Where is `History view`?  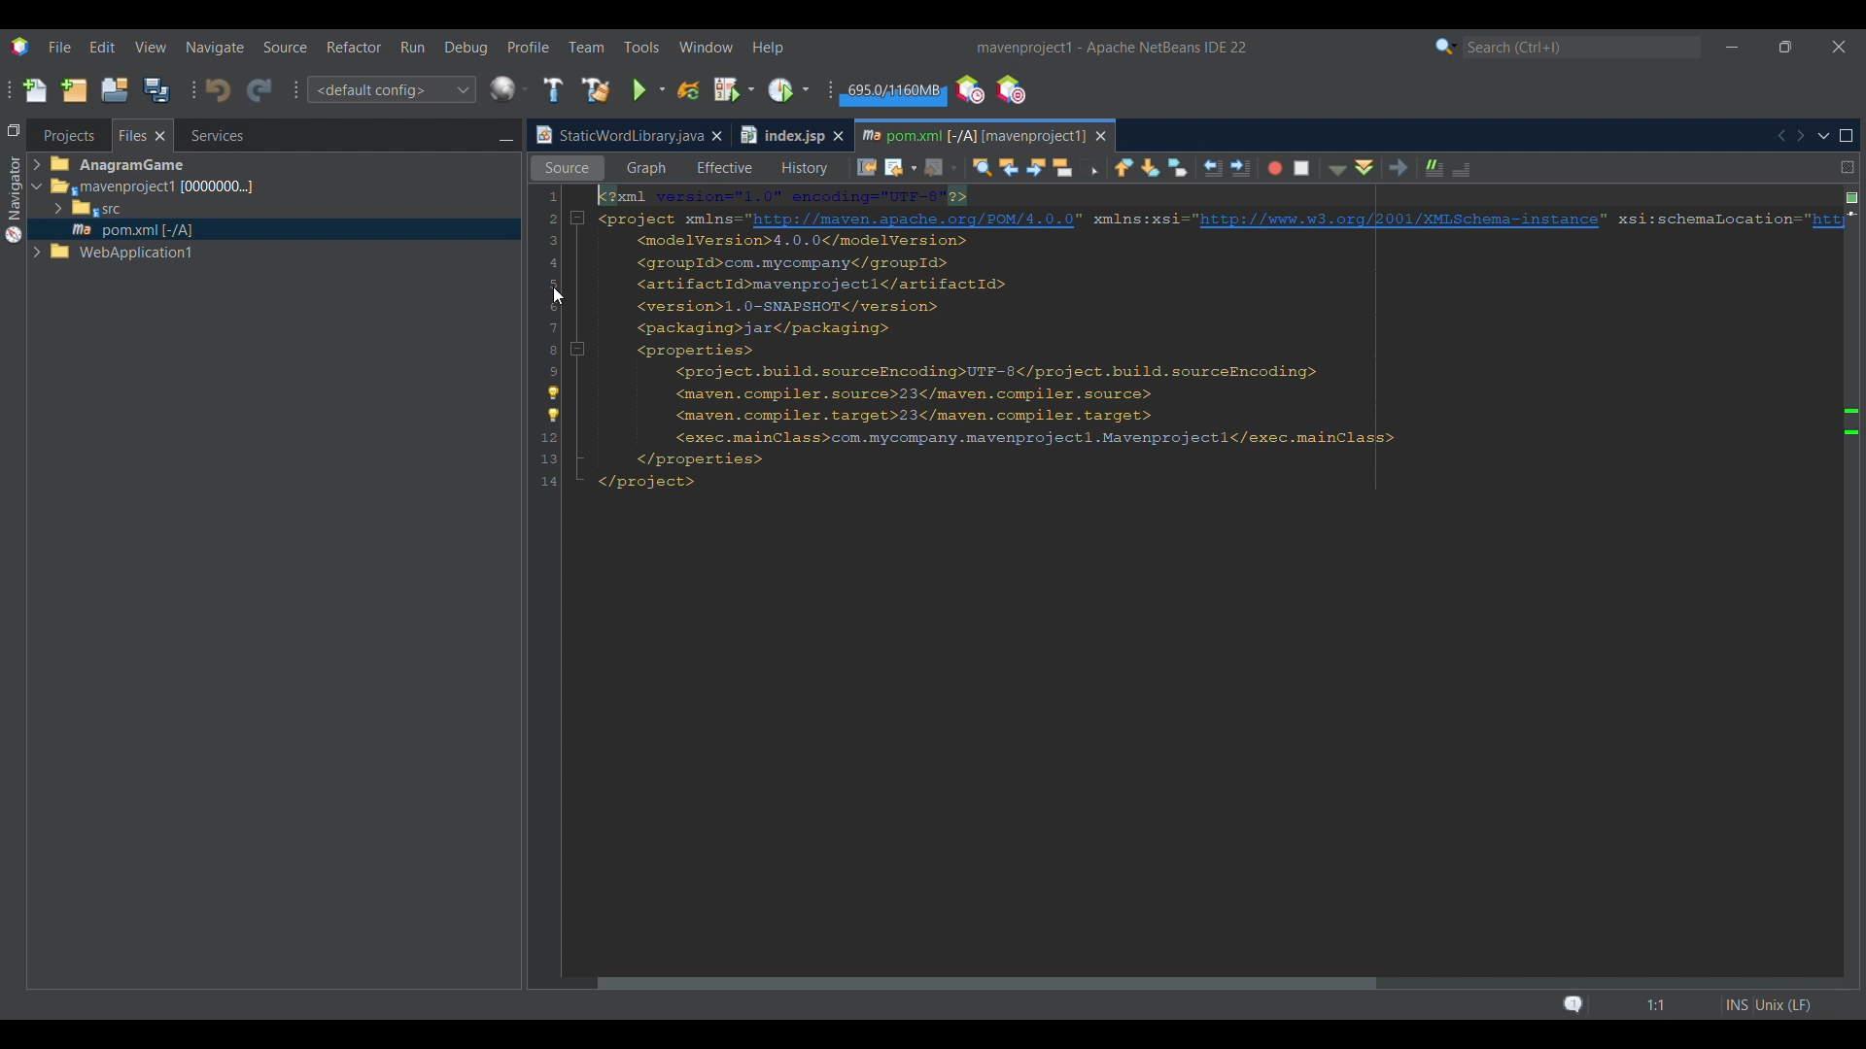
History view is located at coordinates (800, 165).